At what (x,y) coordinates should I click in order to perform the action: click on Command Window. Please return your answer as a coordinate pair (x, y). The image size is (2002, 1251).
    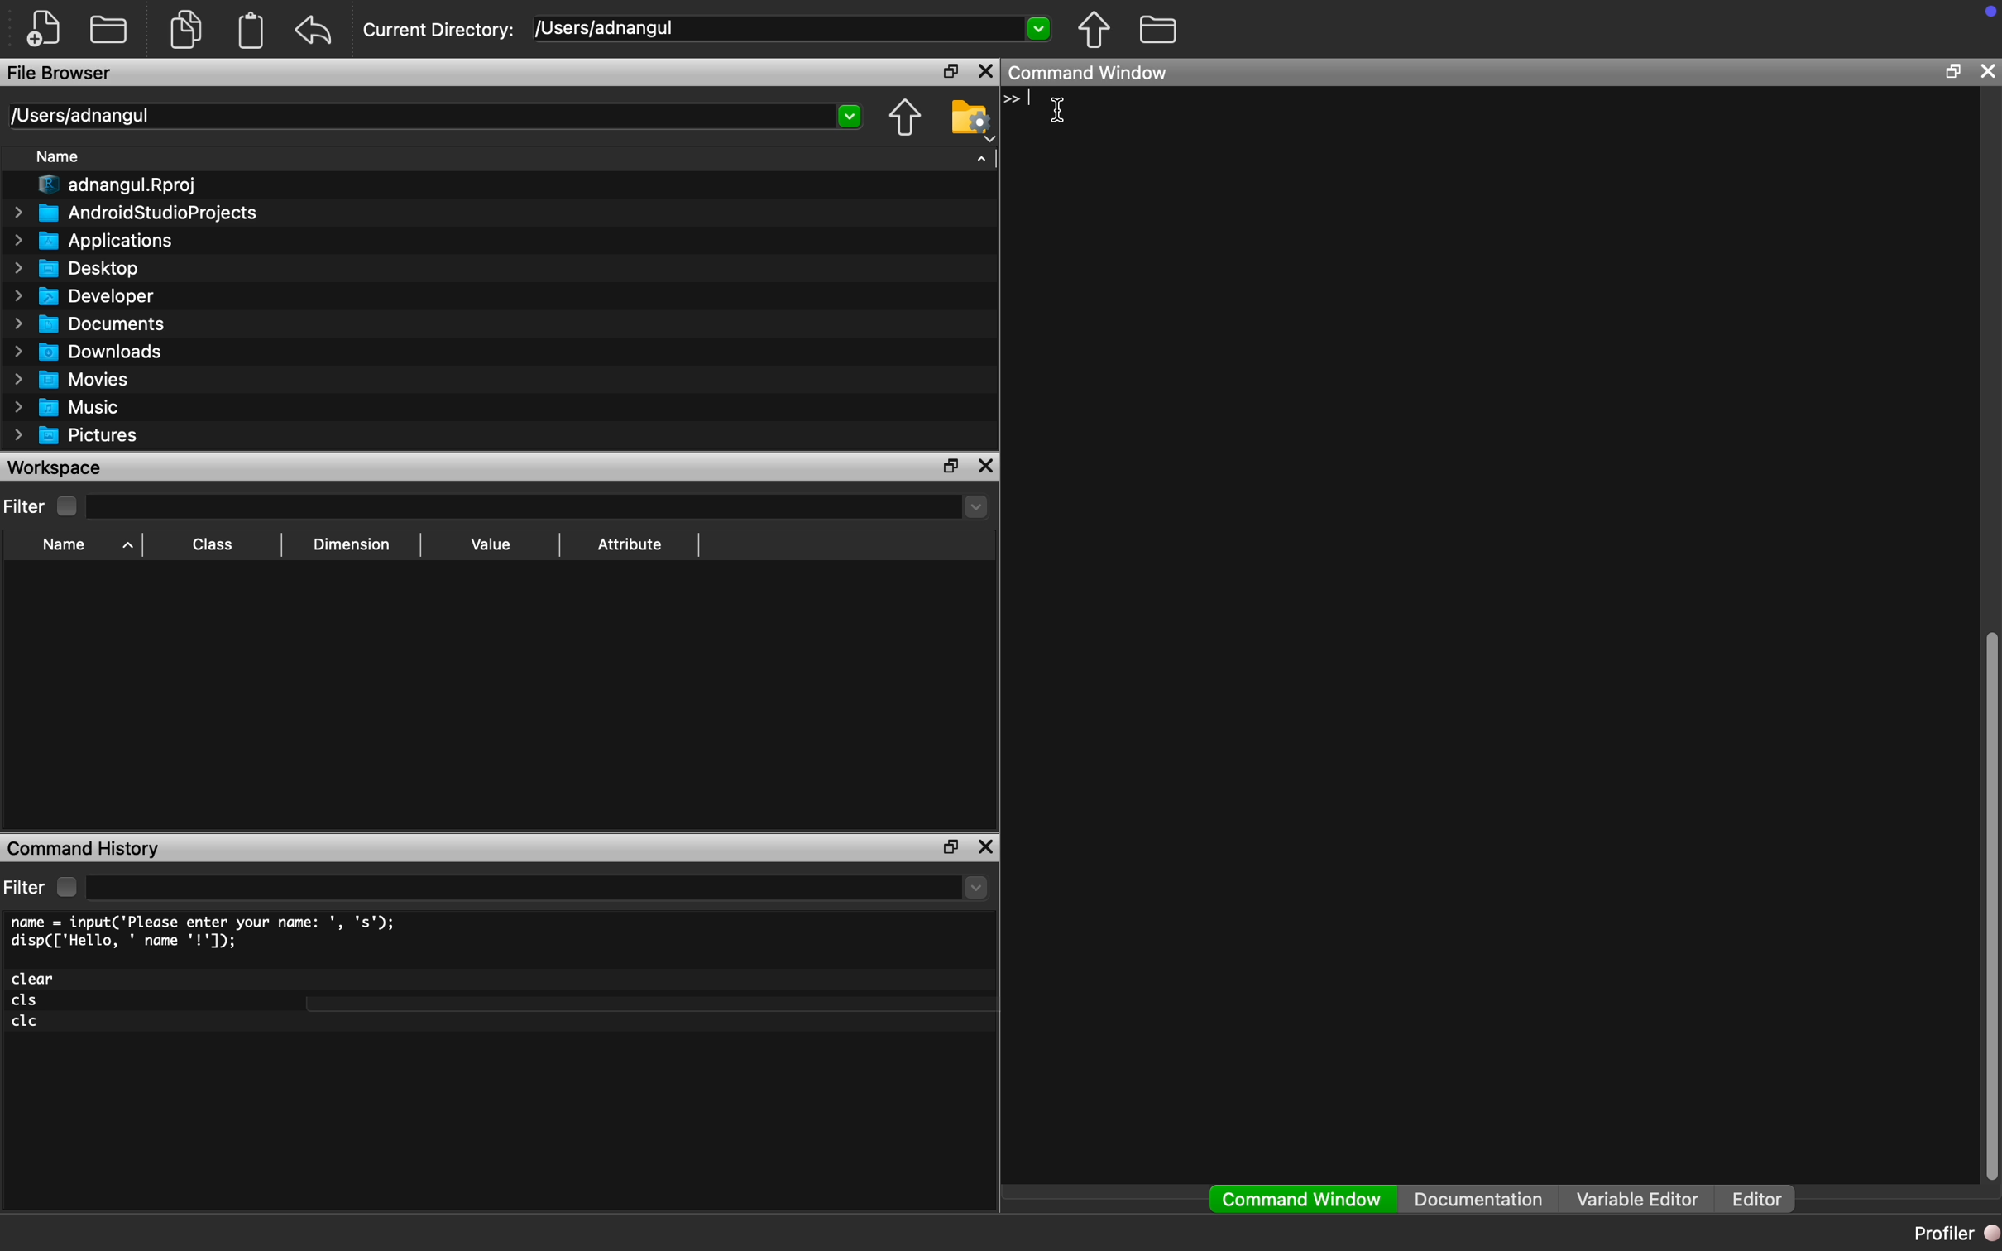
    Looking at the image, I should click on (1088, 73).